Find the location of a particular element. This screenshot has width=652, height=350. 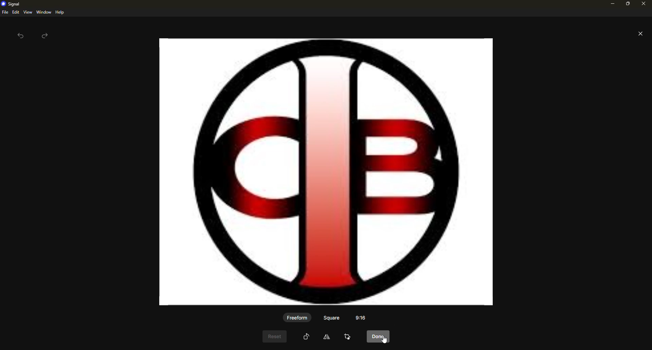

minimize is located at coordinates (611, 4).